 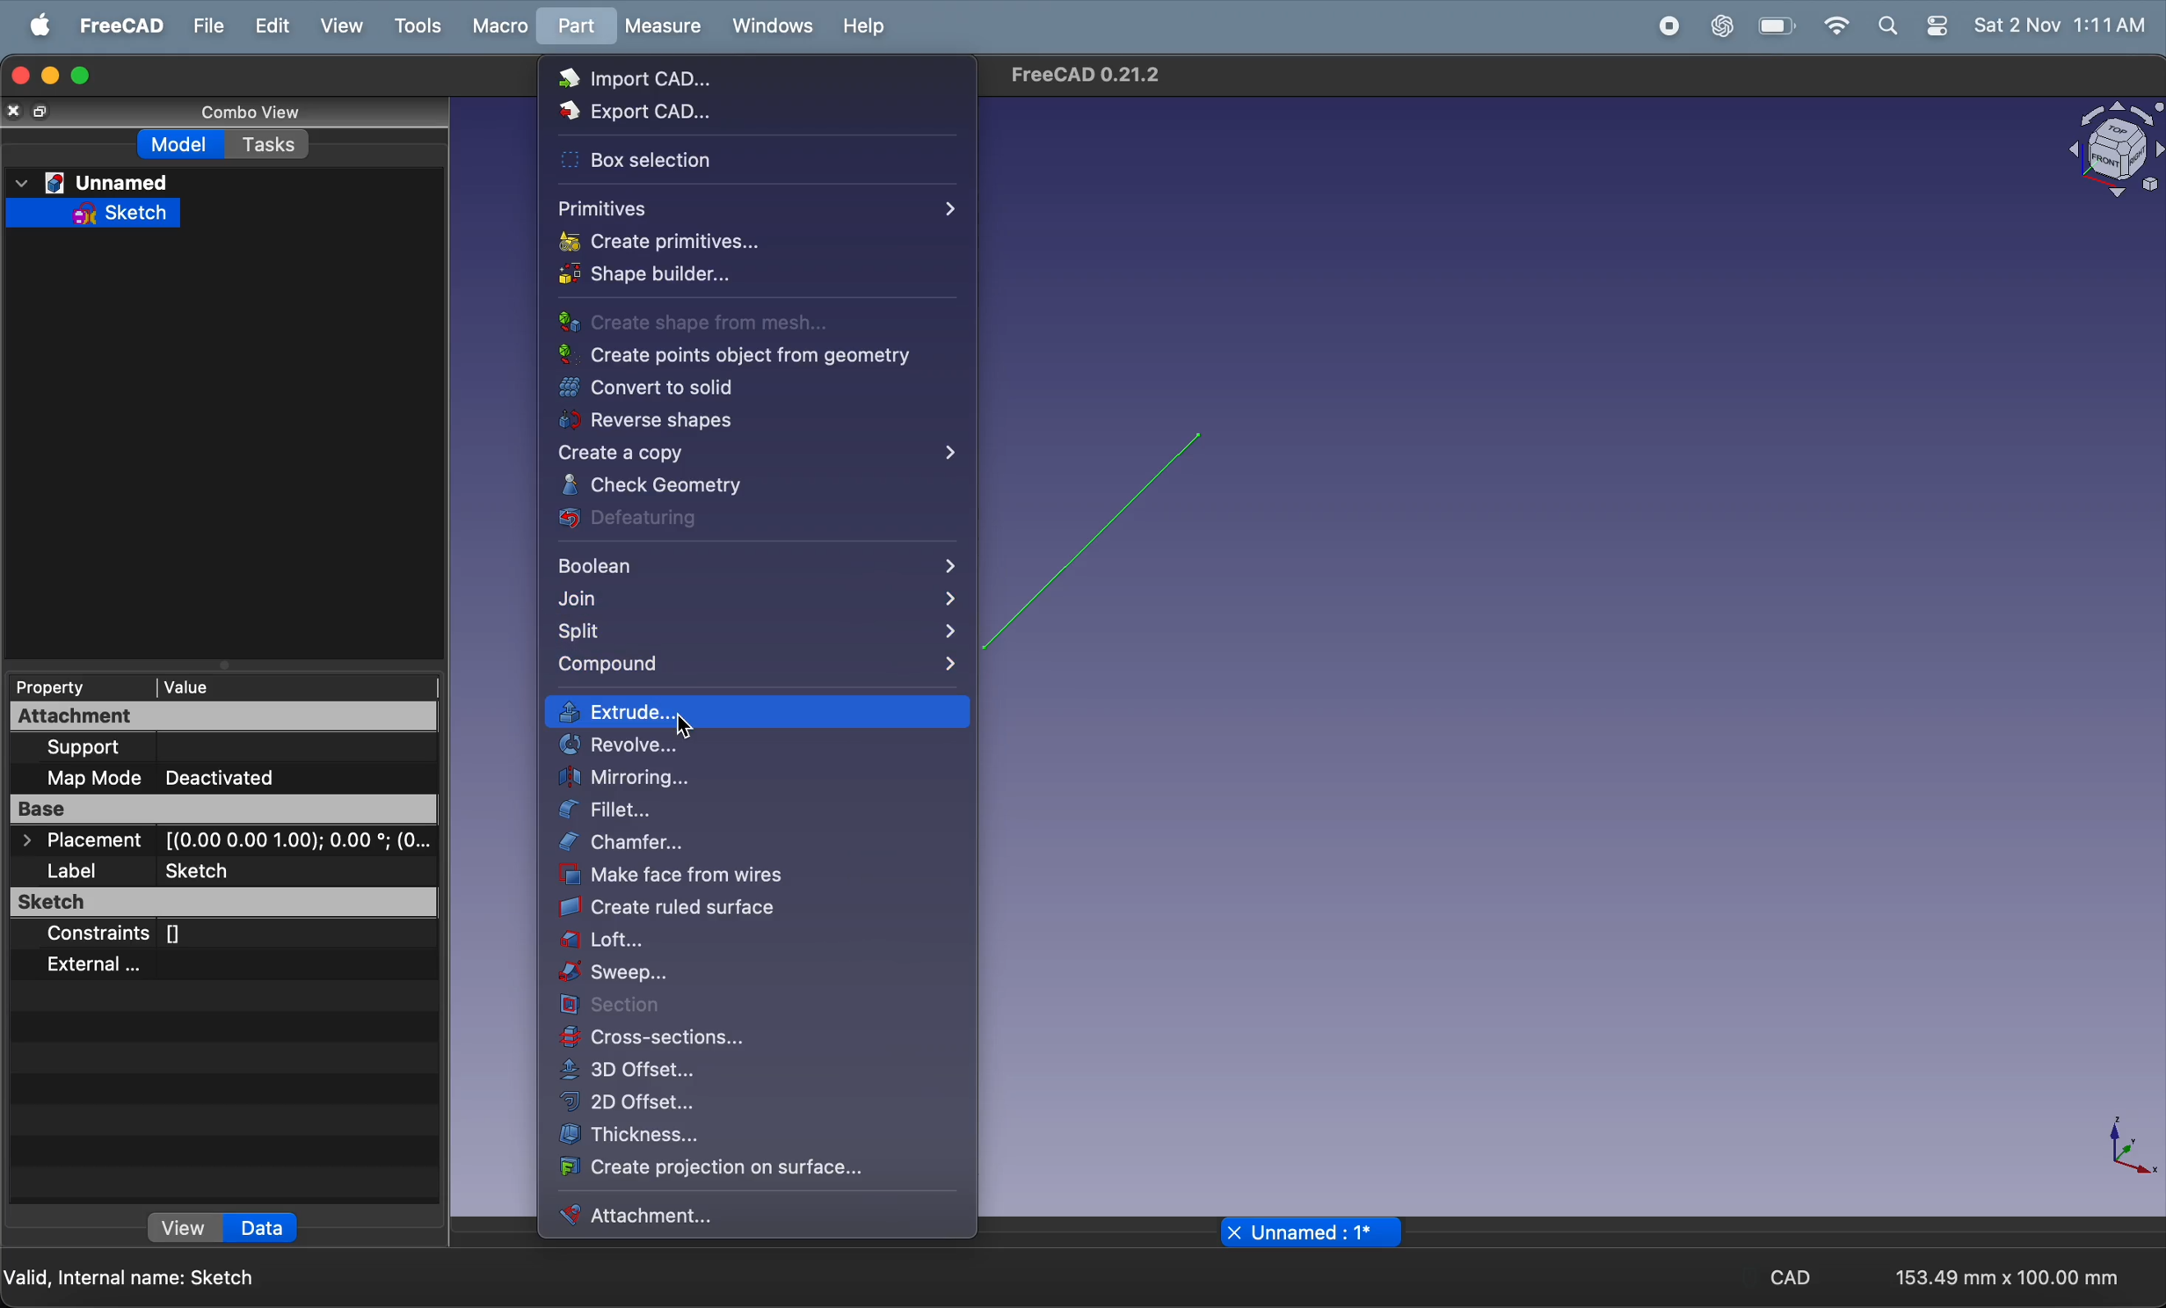 I want to click on Apple menu, so click(x=34, y=25).